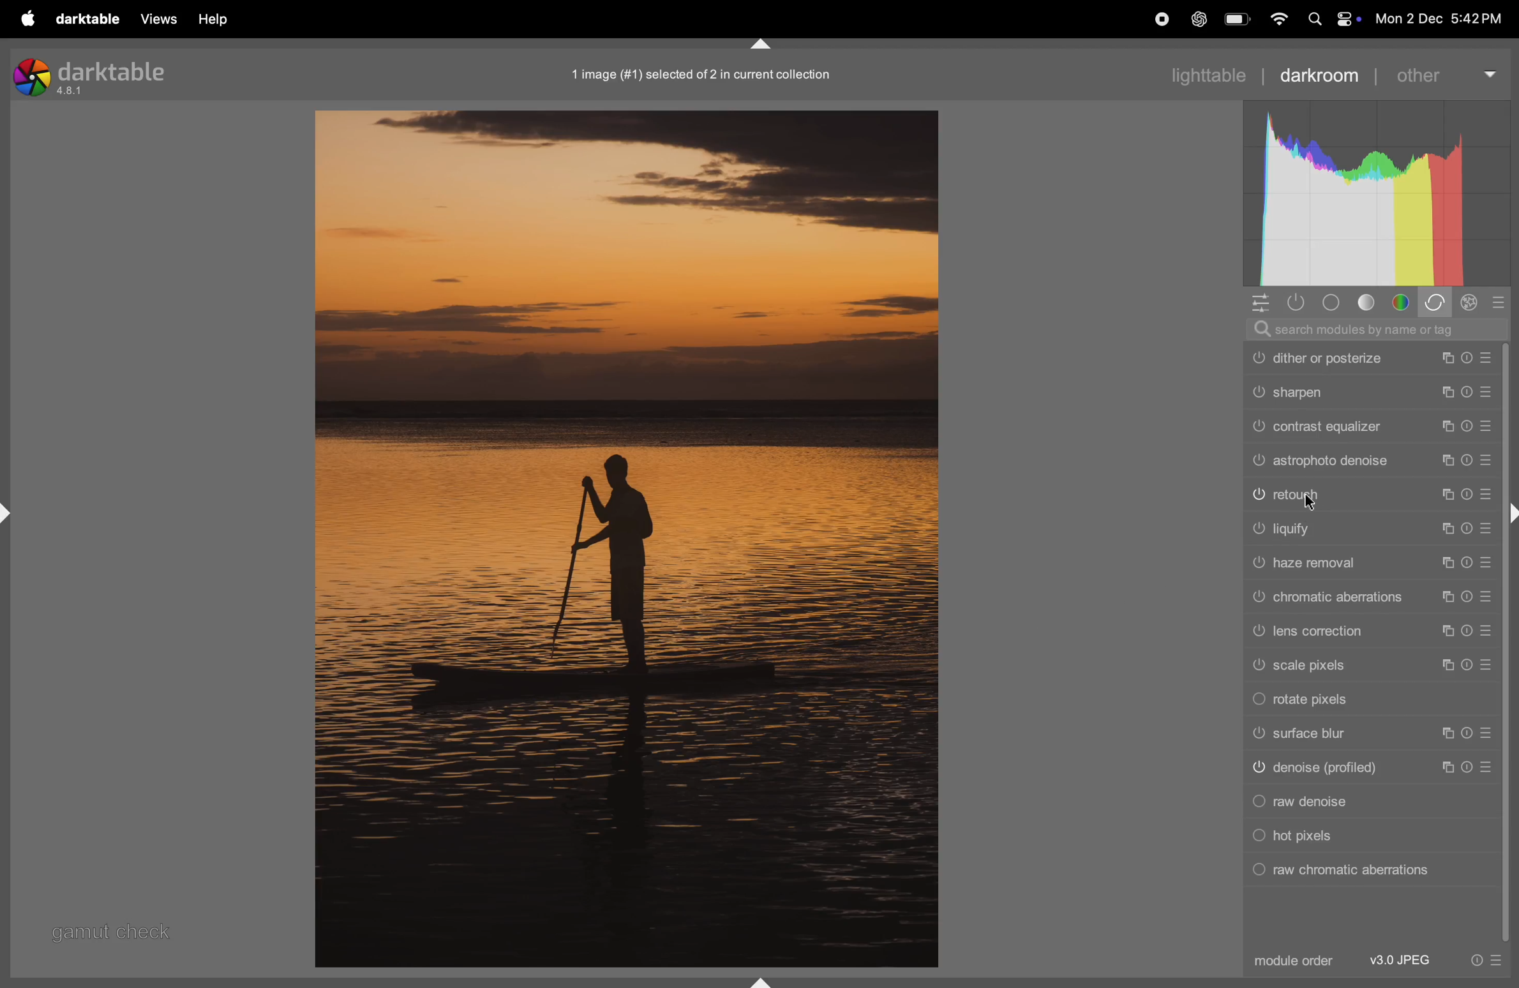  I want to click on contrast equalizer, so click(1369, 429).